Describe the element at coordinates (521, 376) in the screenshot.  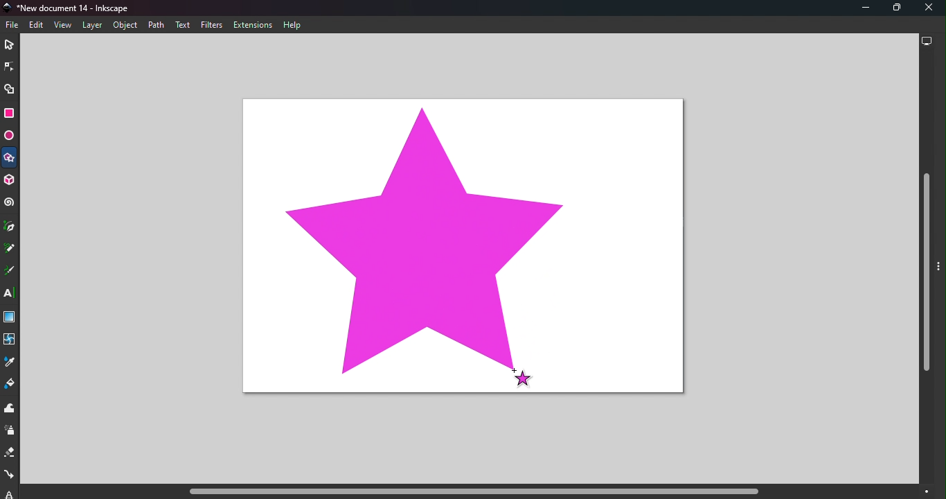
I see `Cursor` at that location.